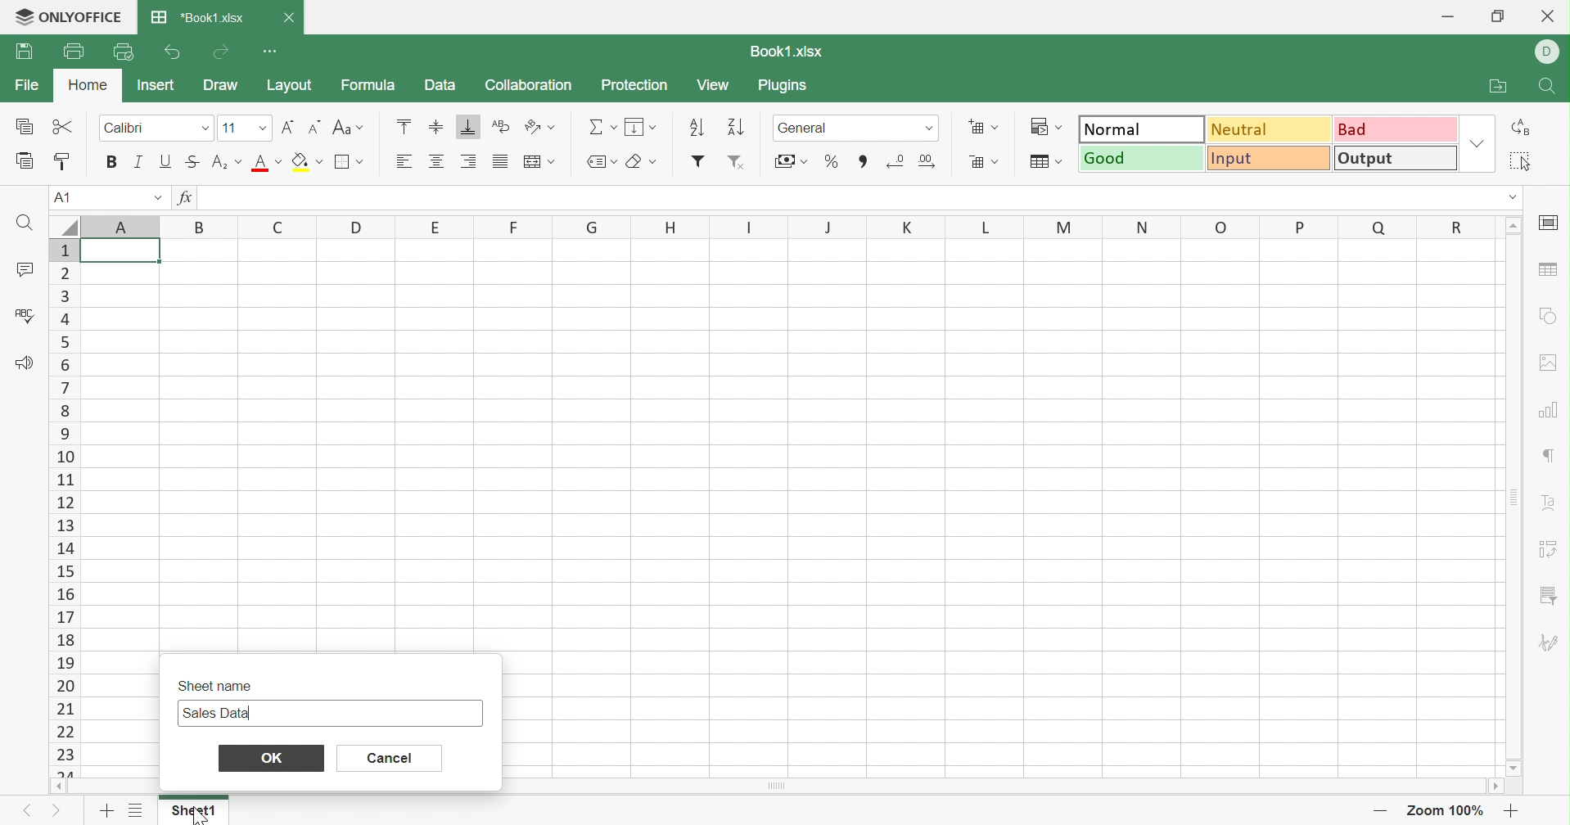  Describe the element at coordinates (643, 125) in the screenshot. I see `Fill` at that location.